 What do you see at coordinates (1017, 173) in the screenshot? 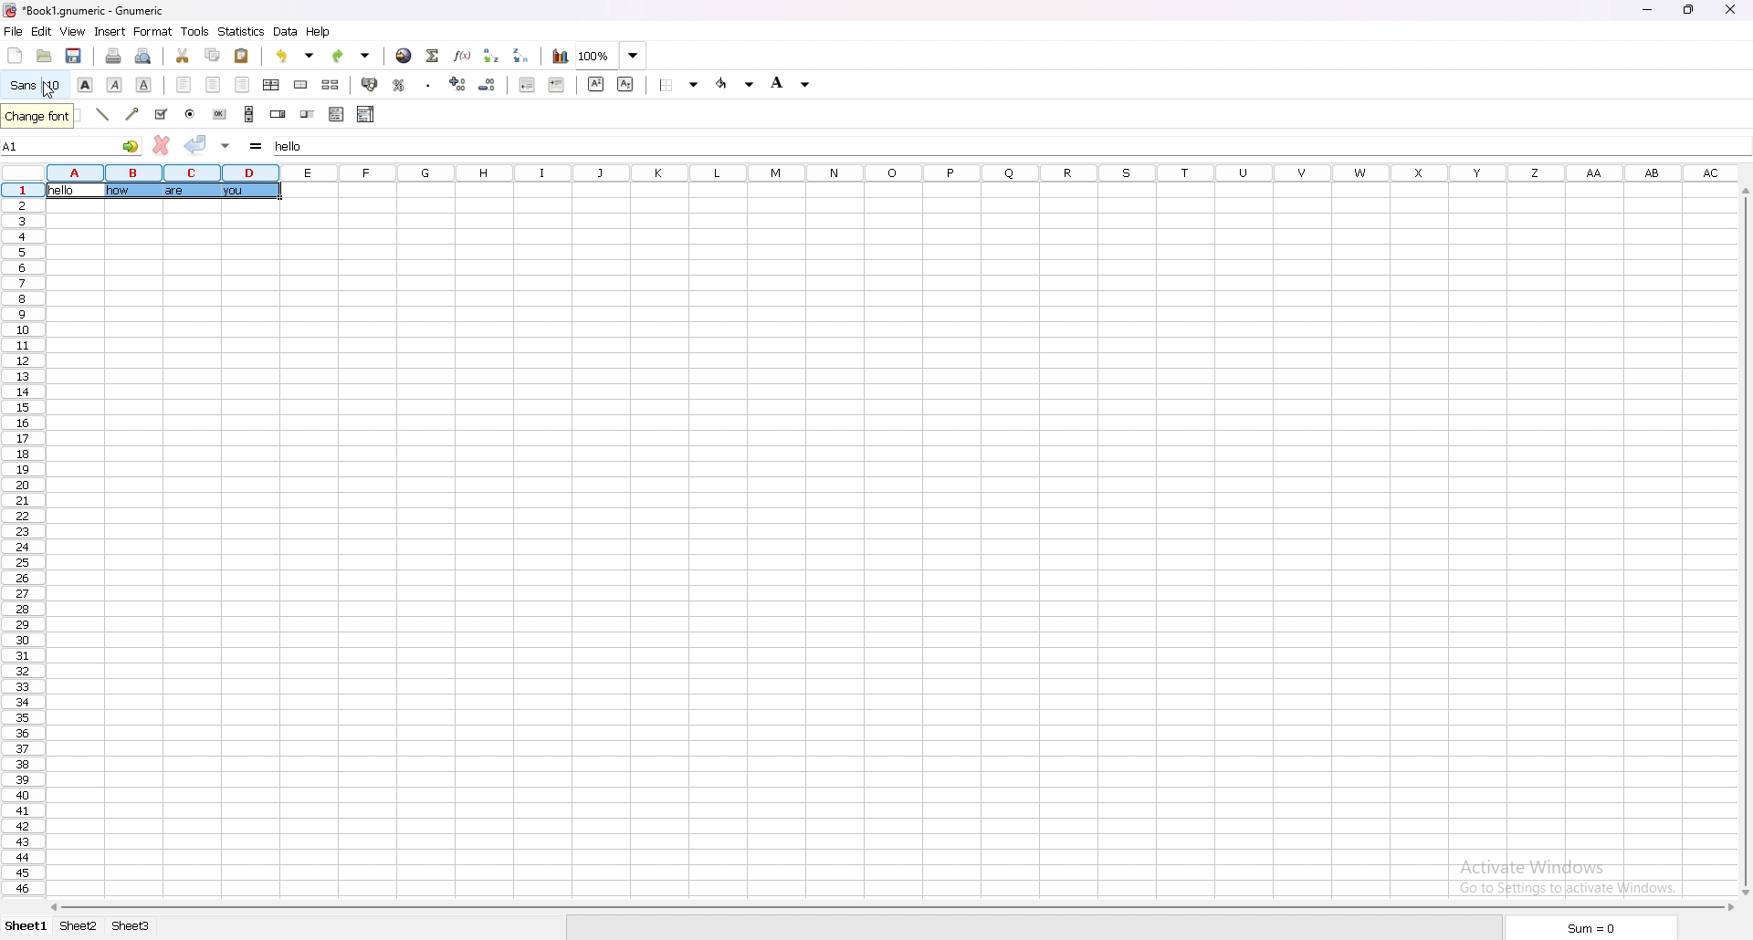
I see `columns` at bounding box center [1017, 173].